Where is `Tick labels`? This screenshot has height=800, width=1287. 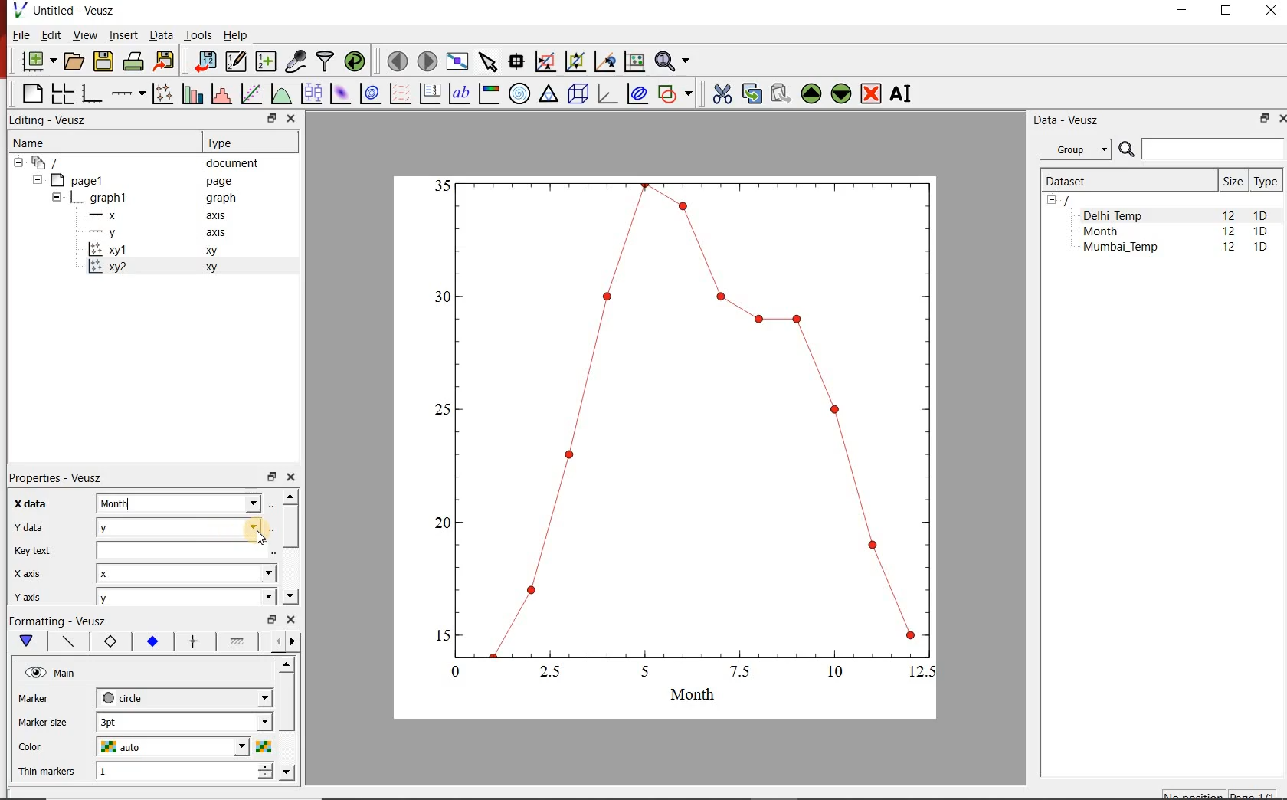
Tick labels is located at coordinates (151, 639).